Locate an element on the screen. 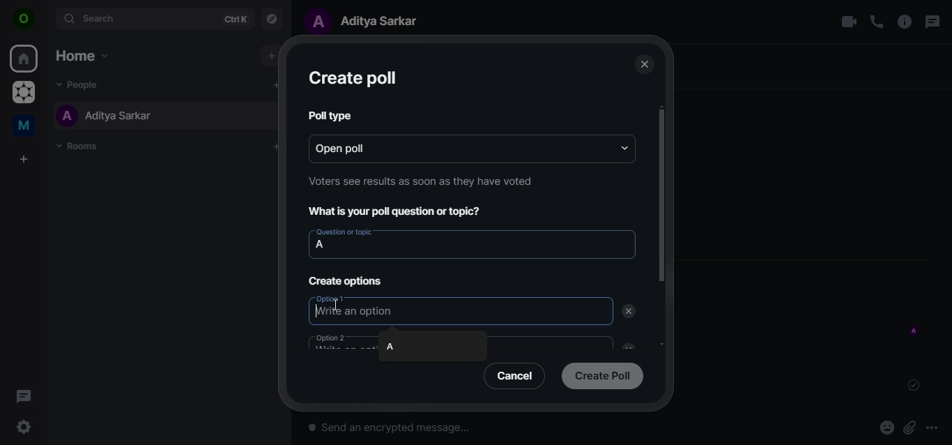  attachments is located at coordinates (909, 428).